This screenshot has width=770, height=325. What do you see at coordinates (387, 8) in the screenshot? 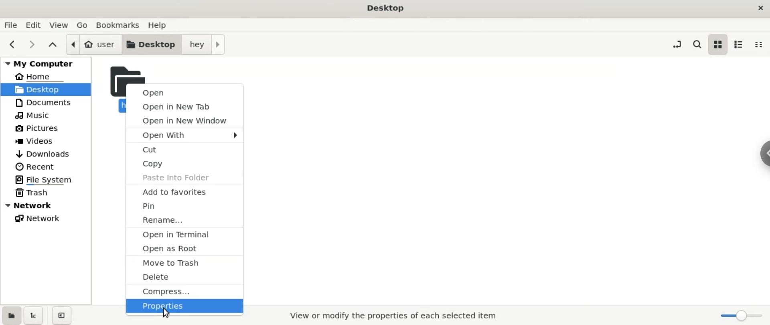
I see `title` at bounding box center [387, 8].